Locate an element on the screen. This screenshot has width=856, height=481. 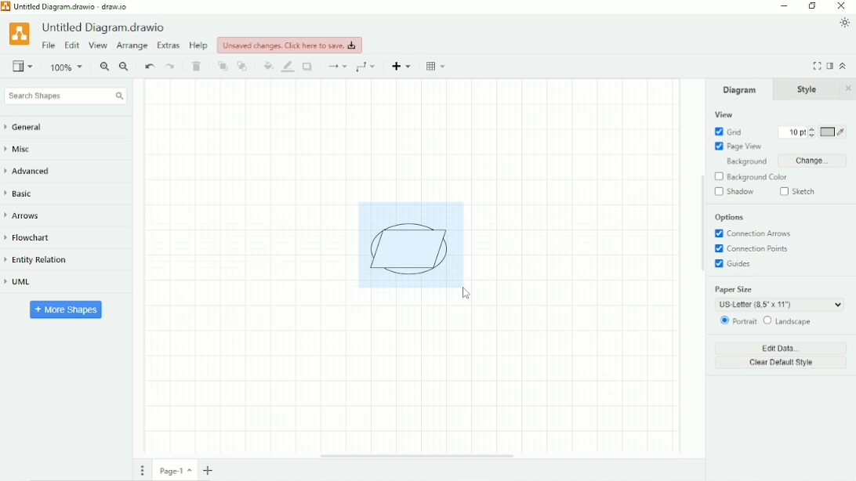
Zoom in is located at coordinates (104, 67).